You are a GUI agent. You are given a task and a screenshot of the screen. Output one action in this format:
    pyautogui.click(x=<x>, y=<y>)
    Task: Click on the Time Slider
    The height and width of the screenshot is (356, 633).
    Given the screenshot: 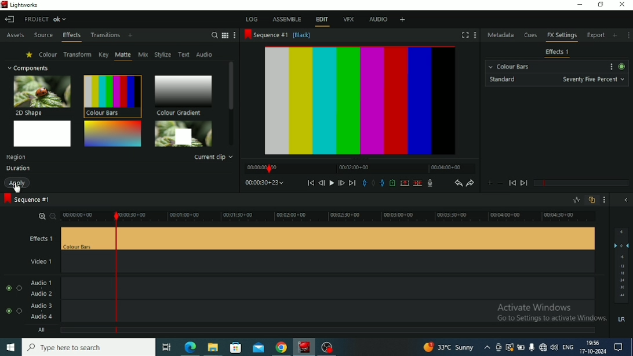 What is the action you would take?
    pyautogui.click(x=359, y=168)
    